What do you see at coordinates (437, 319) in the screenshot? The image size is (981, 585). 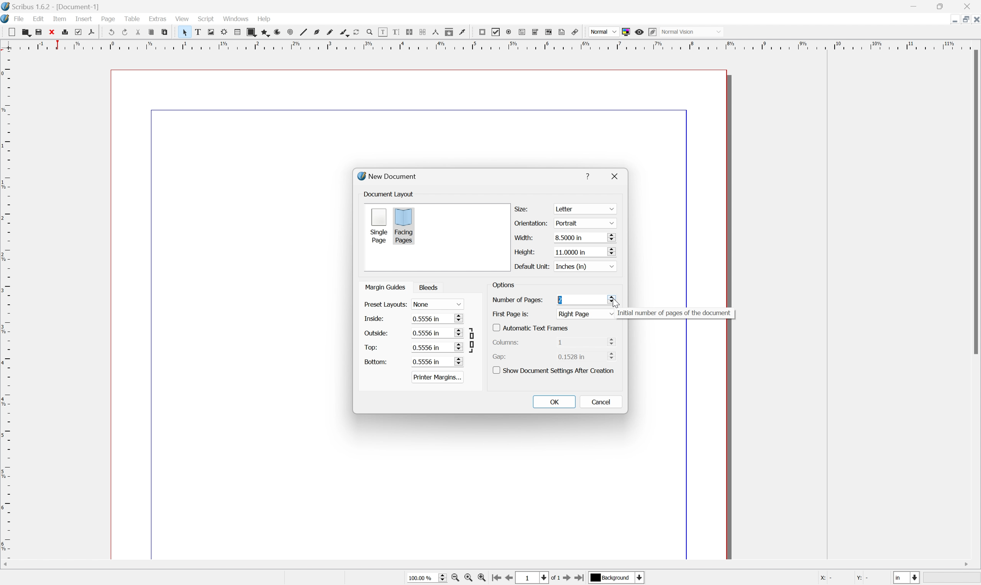 I see `0.5556 in` at bounding box center [437, 319].